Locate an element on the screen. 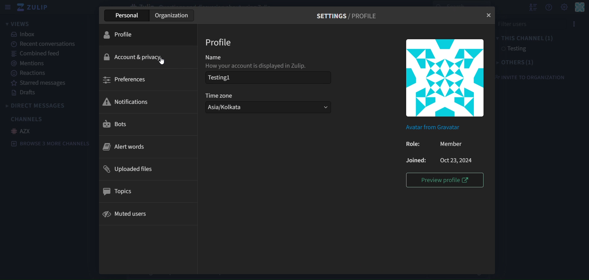 This screenshot has width=589, height=280. profile is located at coordinates (123, 34).